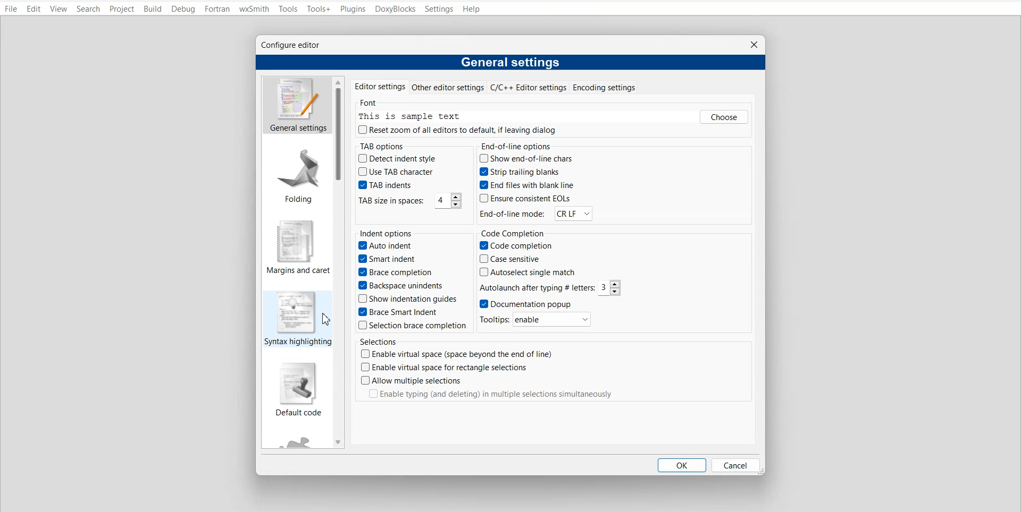 The width and height of the screenshot is (1021, 512). I want to click on Enable typing, so click(490, 394).